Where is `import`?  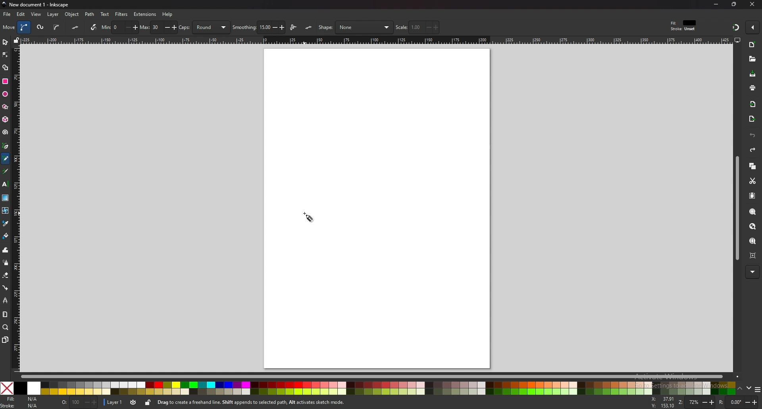
import is located at coordinates (753, 104).